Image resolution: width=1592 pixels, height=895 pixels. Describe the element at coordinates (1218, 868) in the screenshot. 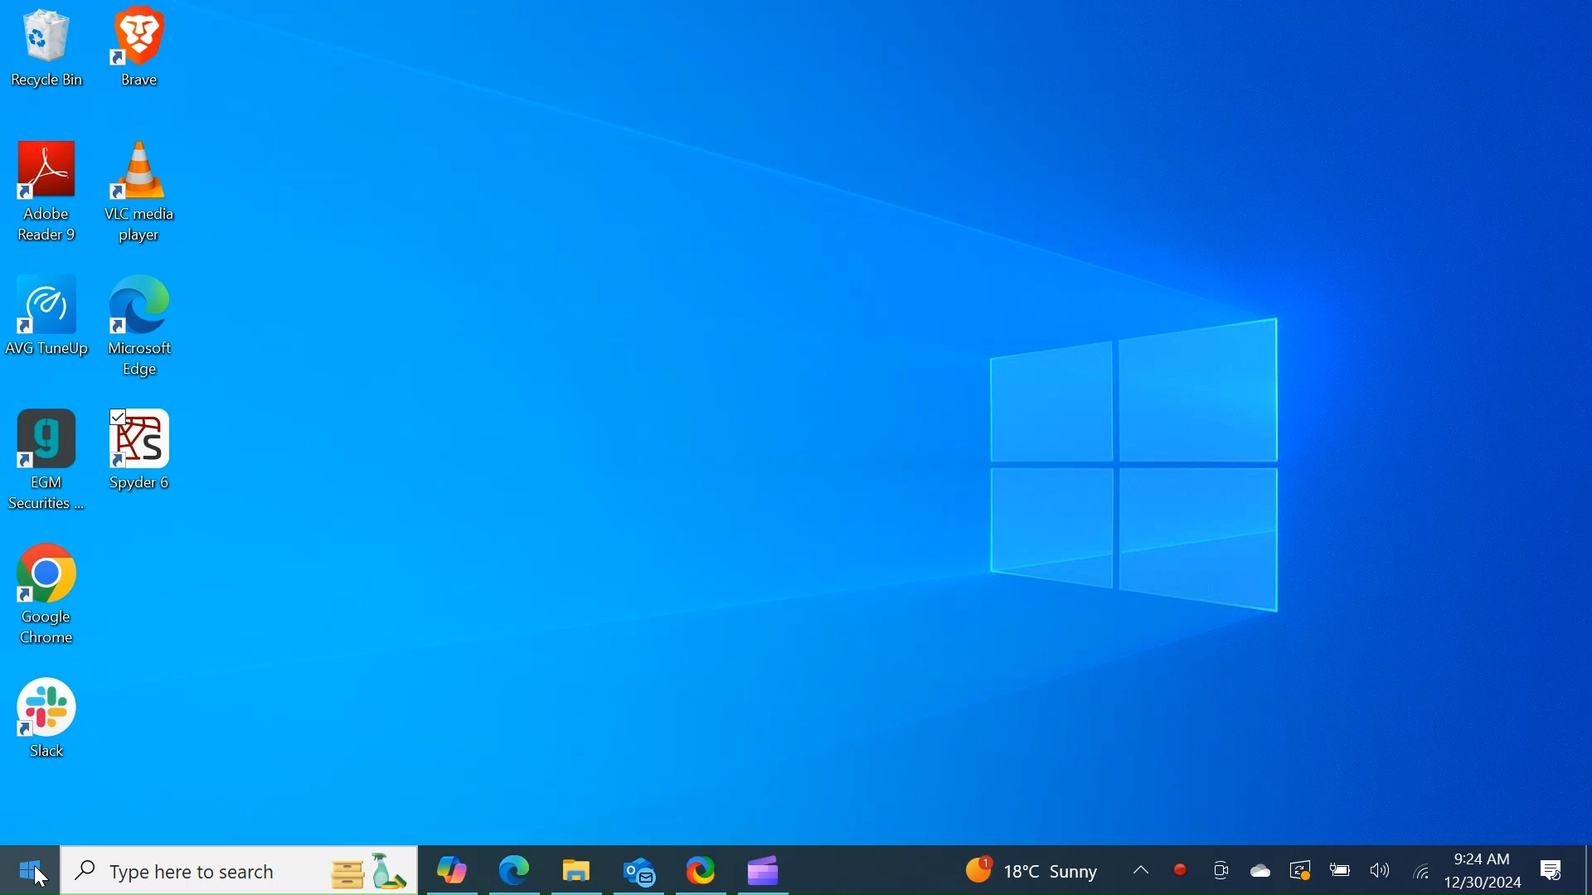

I see `Meet now` at that location.